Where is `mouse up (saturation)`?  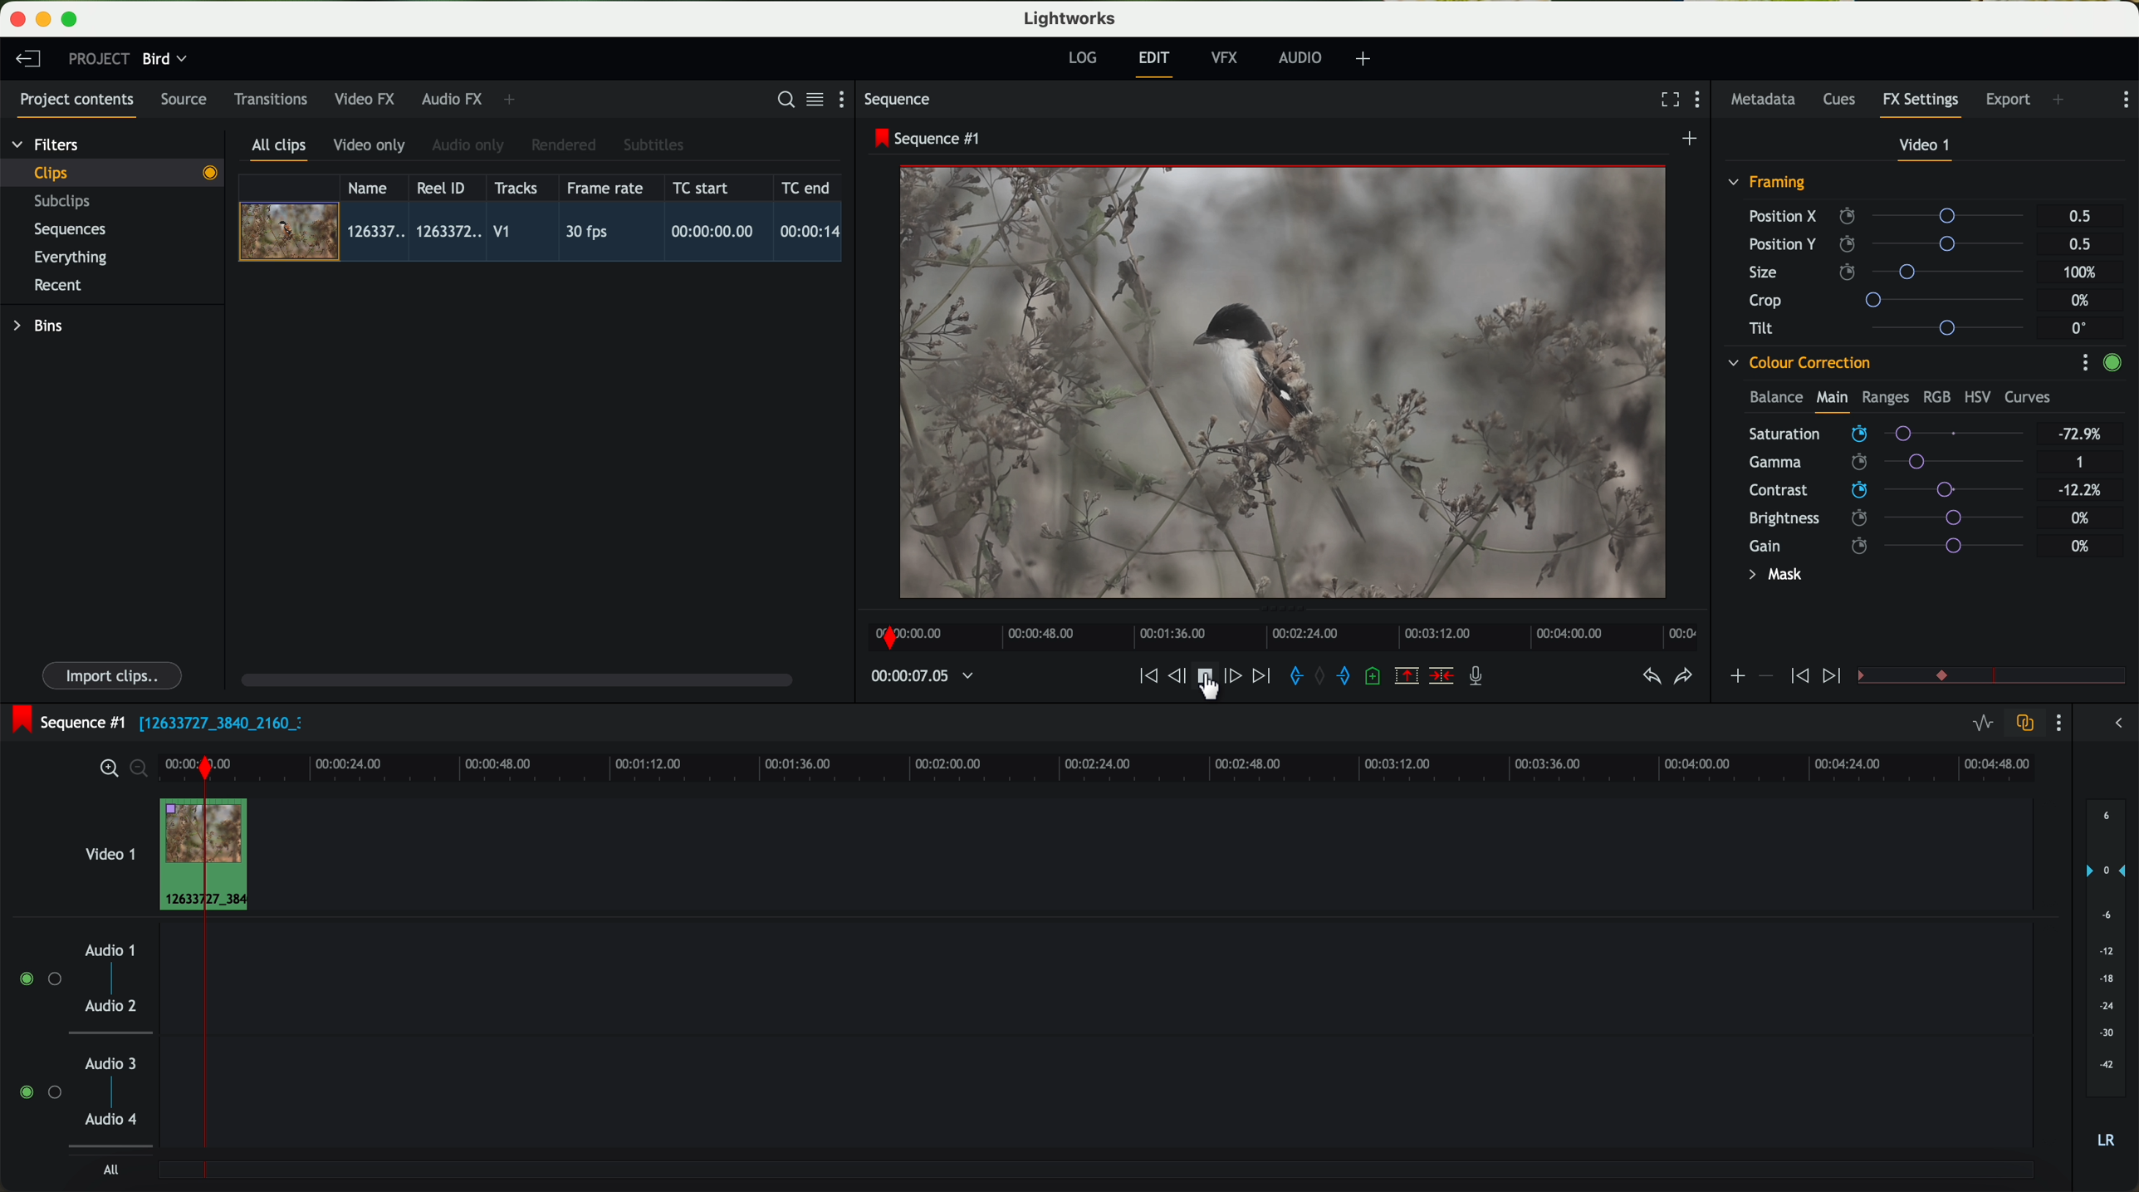 mouse up (saturation) is located at coordinates (1885, 430).